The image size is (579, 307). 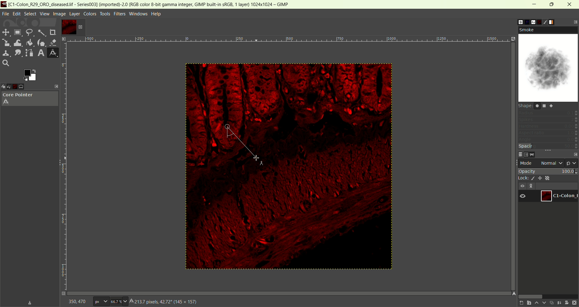 I want to click on lock, so click(x=522, y=178).